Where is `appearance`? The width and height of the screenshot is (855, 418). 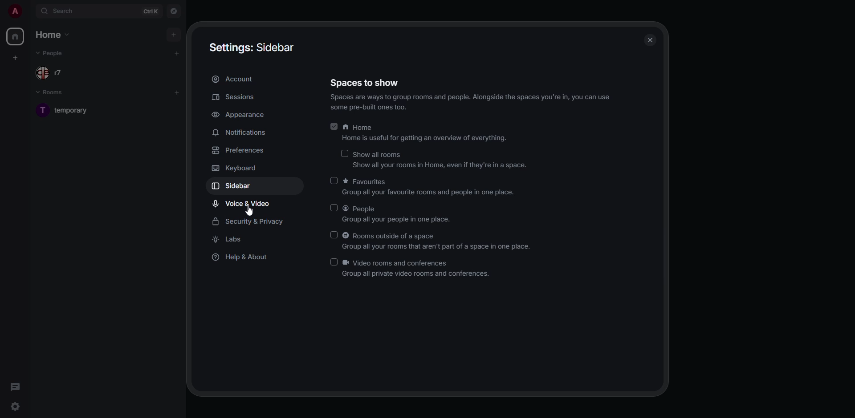 appearance is located at coordinates (242, 115).